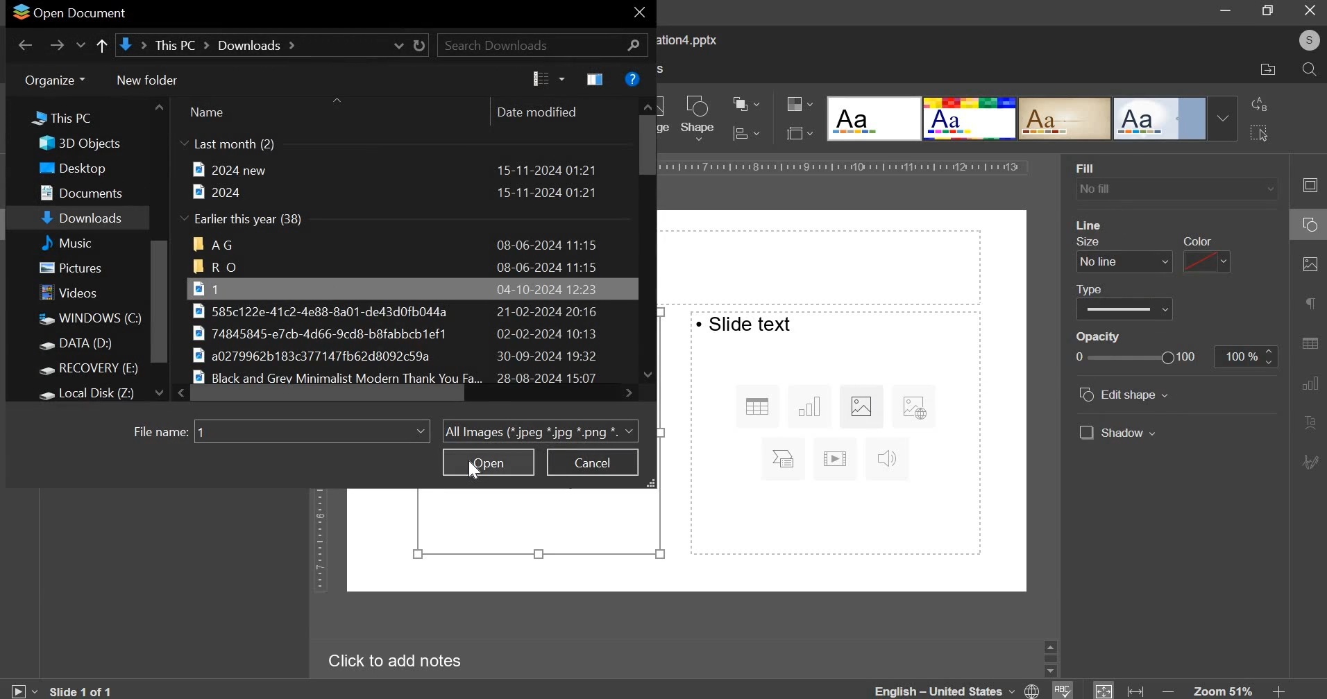 This screenshot has height=699, width=1327. What do you see at coordinates (1117, 432) in the screenshot?
I see `shadow` at bounding box center [1117, 432].